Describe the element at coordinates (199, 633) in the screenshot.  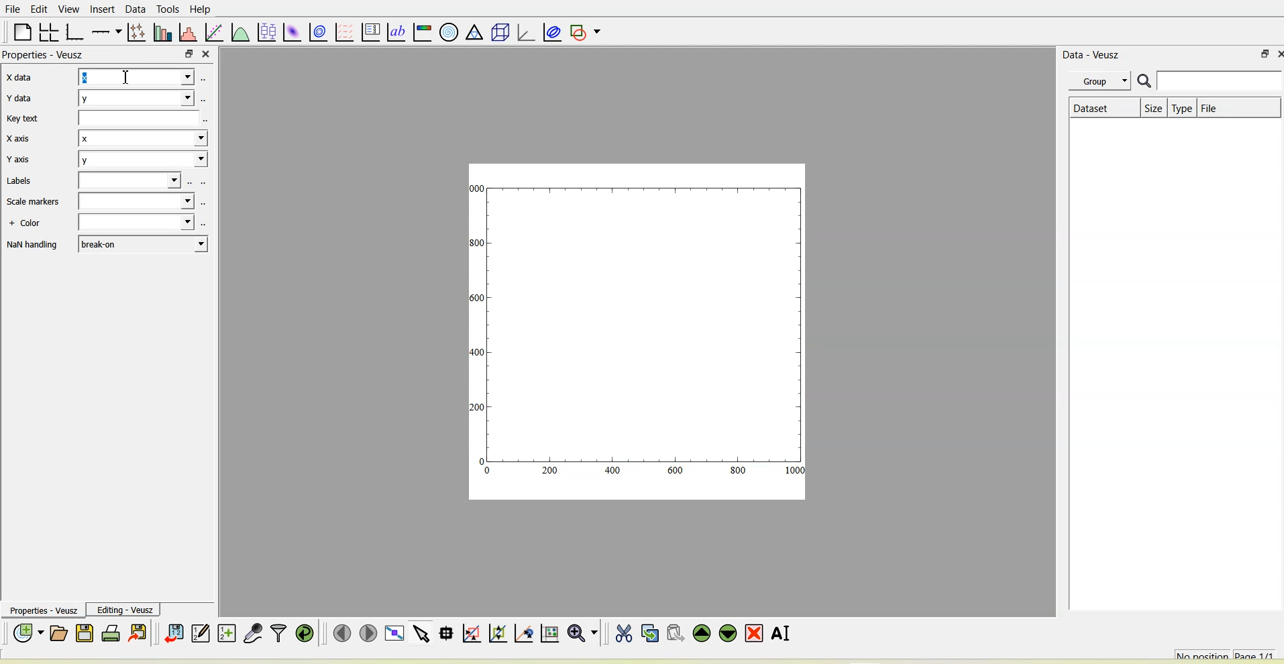
I see `Edit and enter new datasets` at that location.